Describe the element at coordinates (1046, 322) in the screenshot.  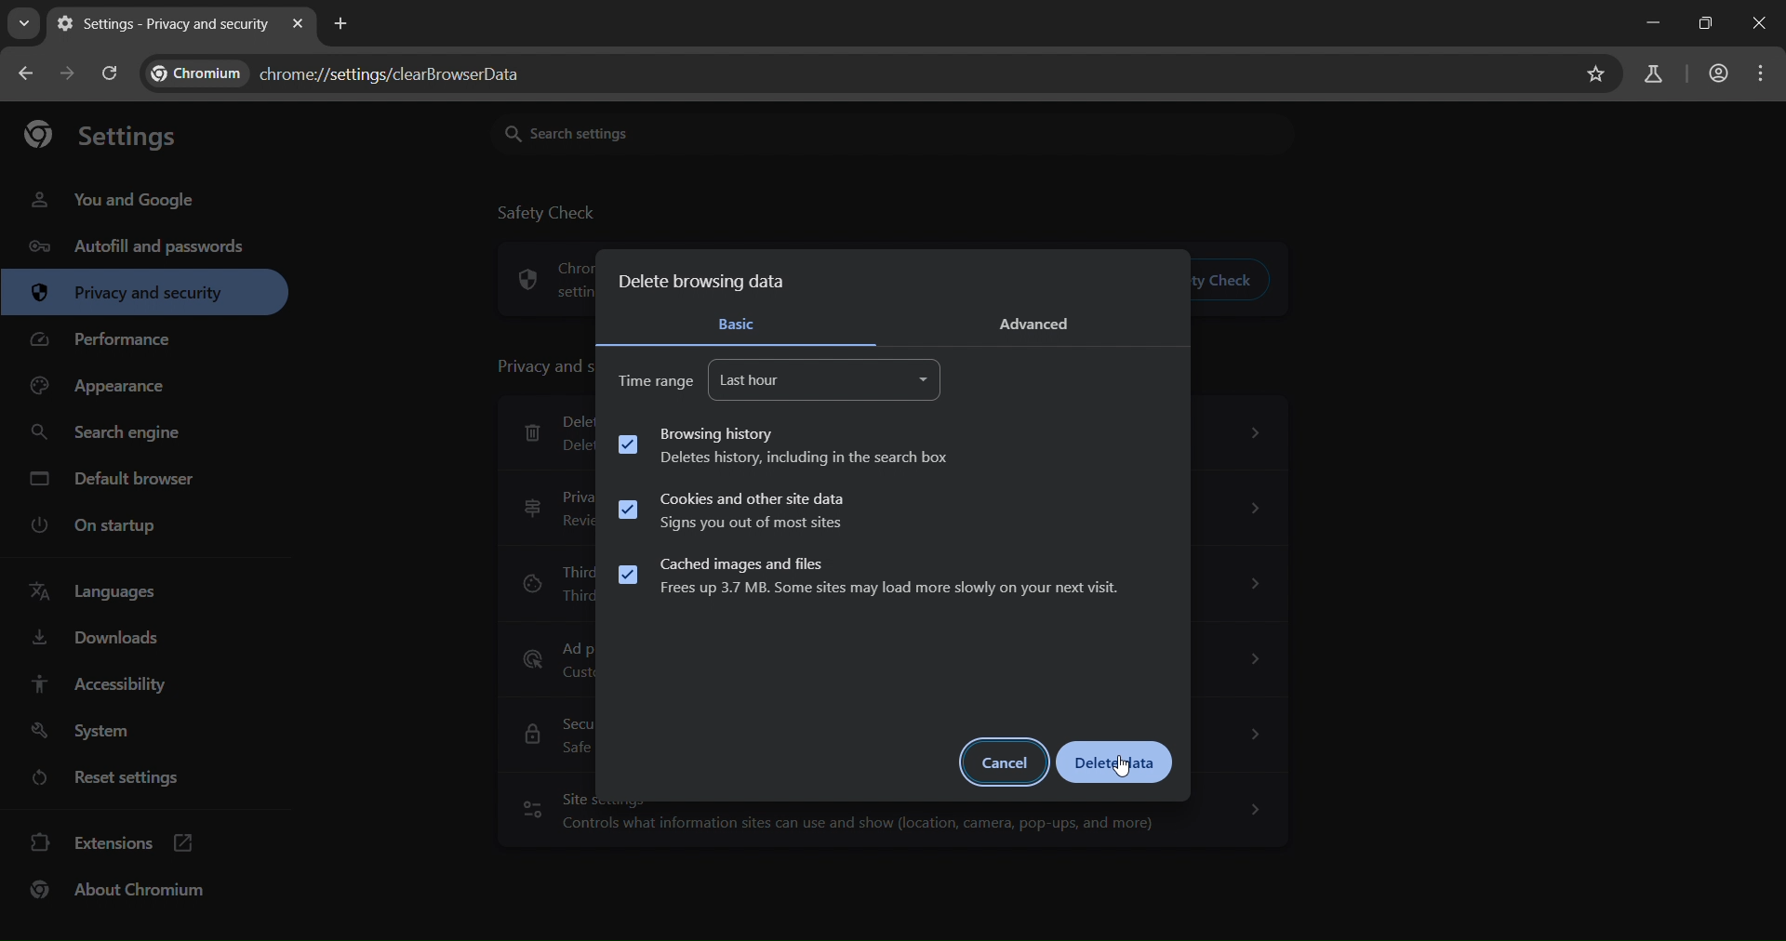
I see `advanced` at that location.